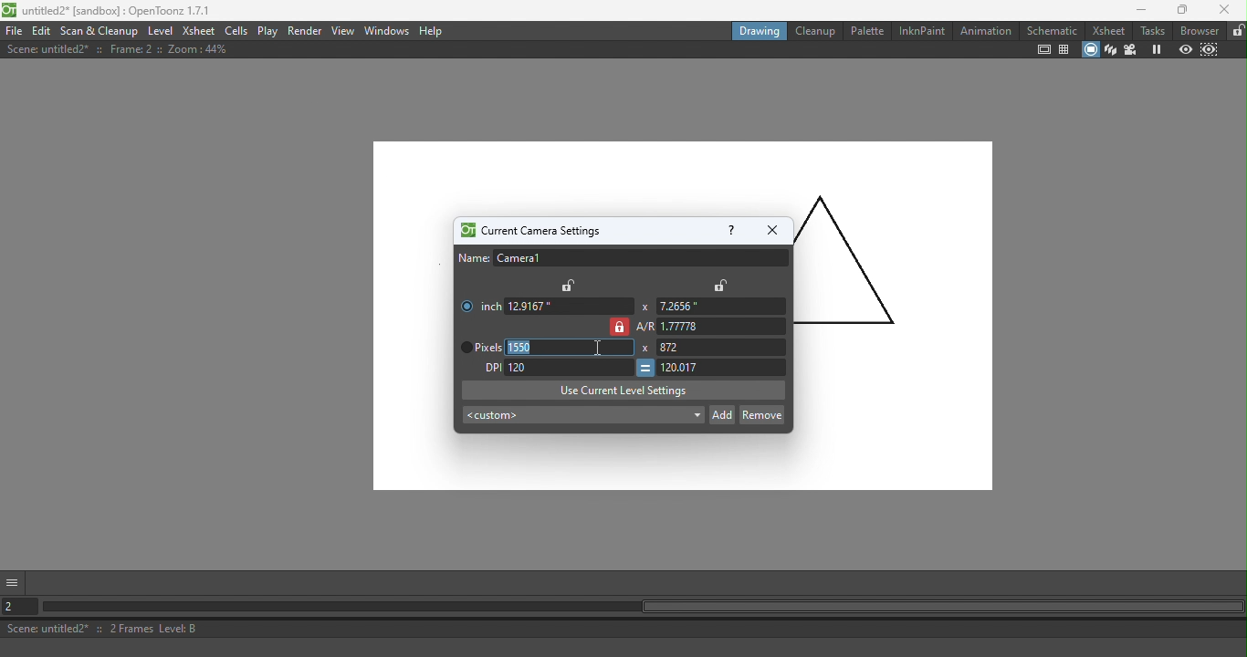  What do you see at coordinates (433, 31) in the screenshot?
I see `Help` at bounding box center [433, 31].